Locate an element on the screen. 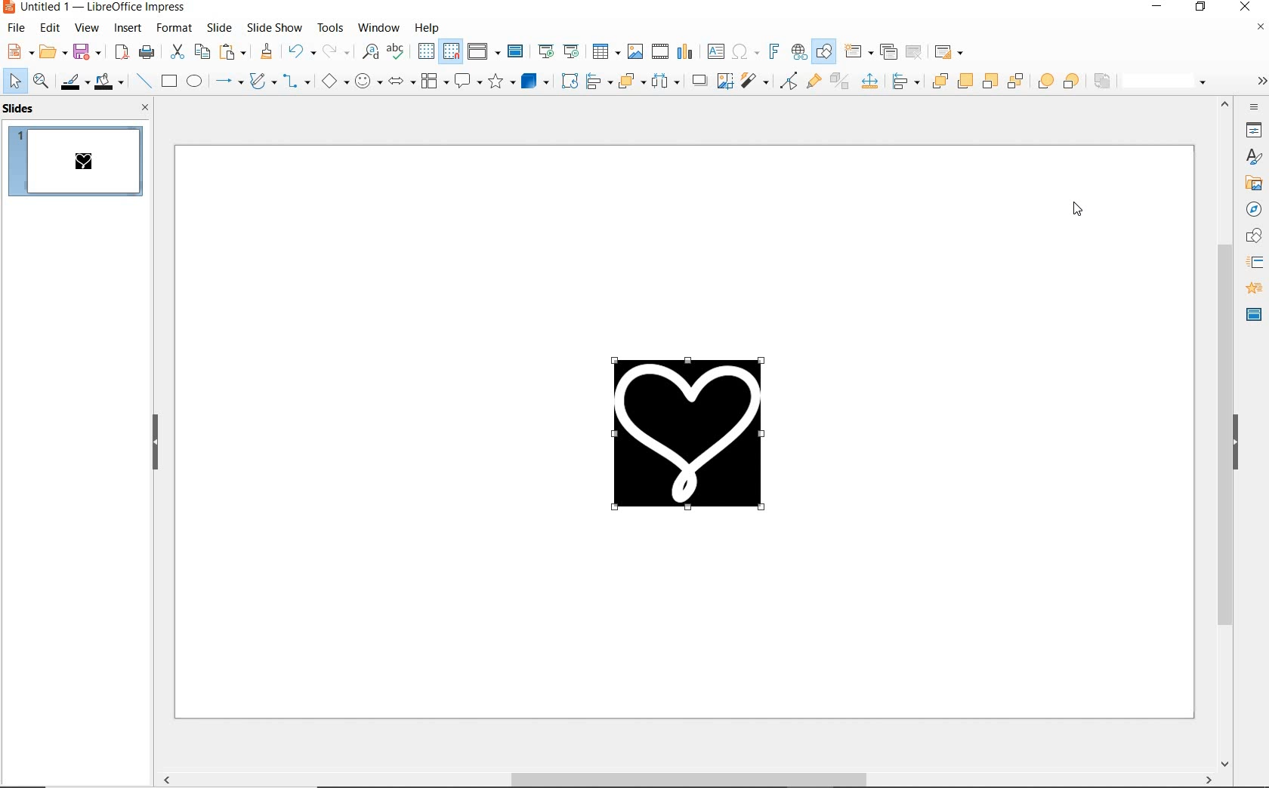 The height and width of the screenshot is (788, 1269). tools is located at coordinates (331, 28).